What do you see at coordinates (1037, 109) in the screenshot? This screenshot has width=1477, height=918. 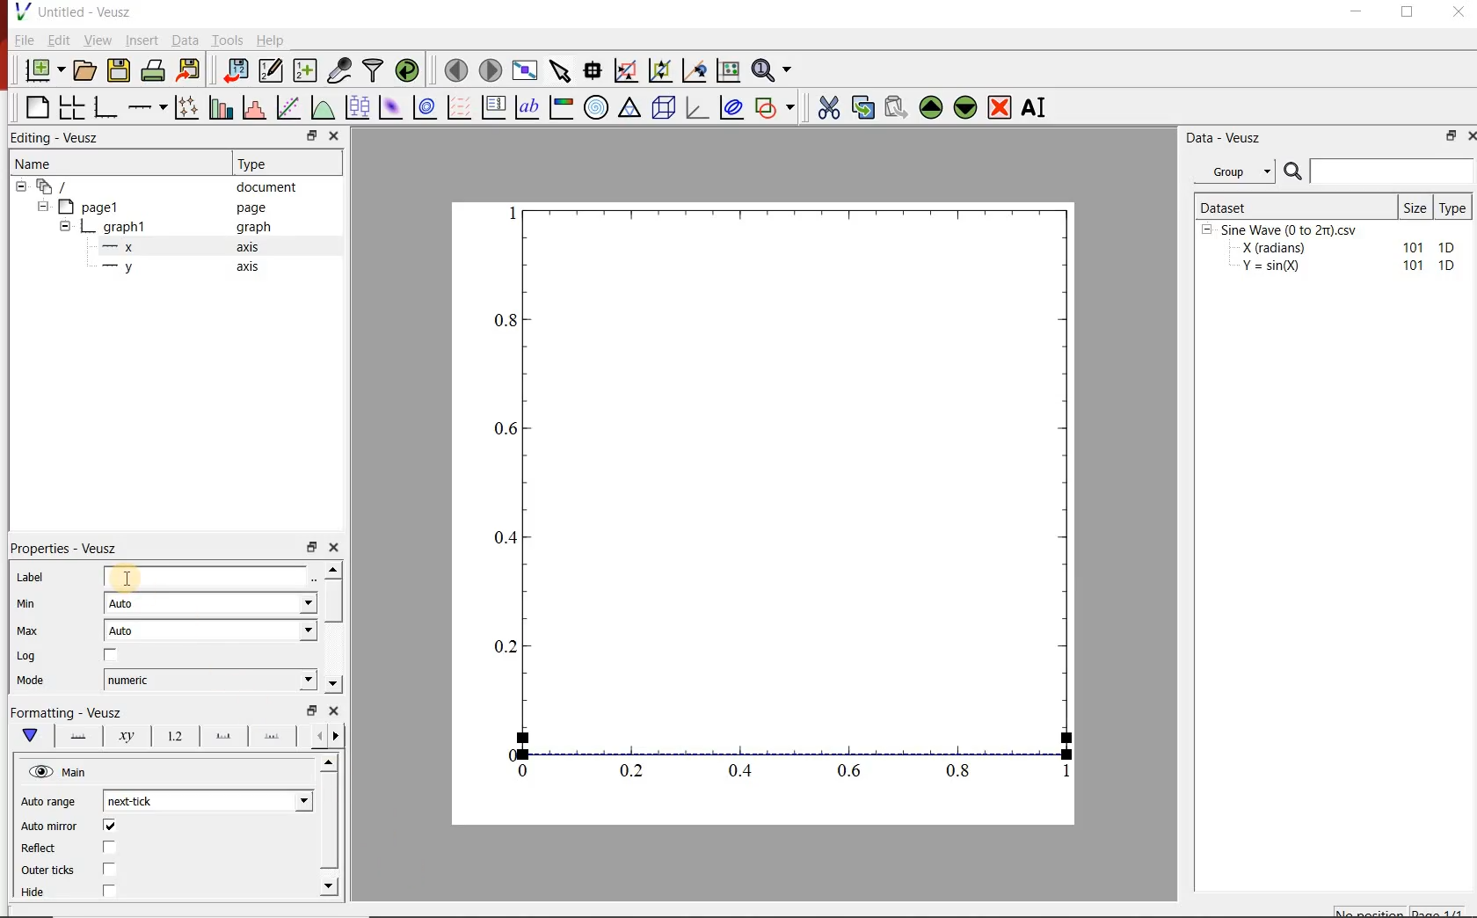 I see `rename` at bounding box center [1037, 109].